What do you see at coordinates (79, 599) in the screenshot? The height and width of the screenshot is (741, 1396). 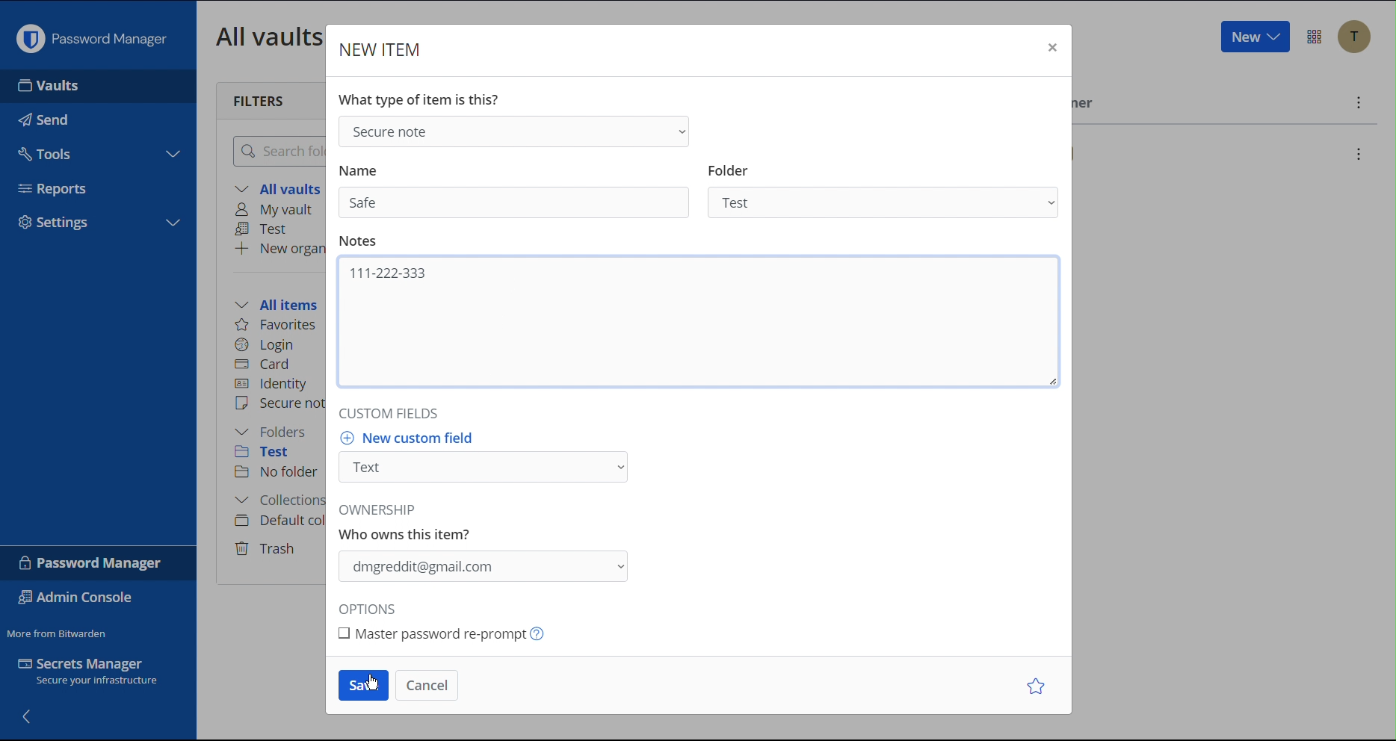 I see `Admin Console` at bounding box center [79, 599].